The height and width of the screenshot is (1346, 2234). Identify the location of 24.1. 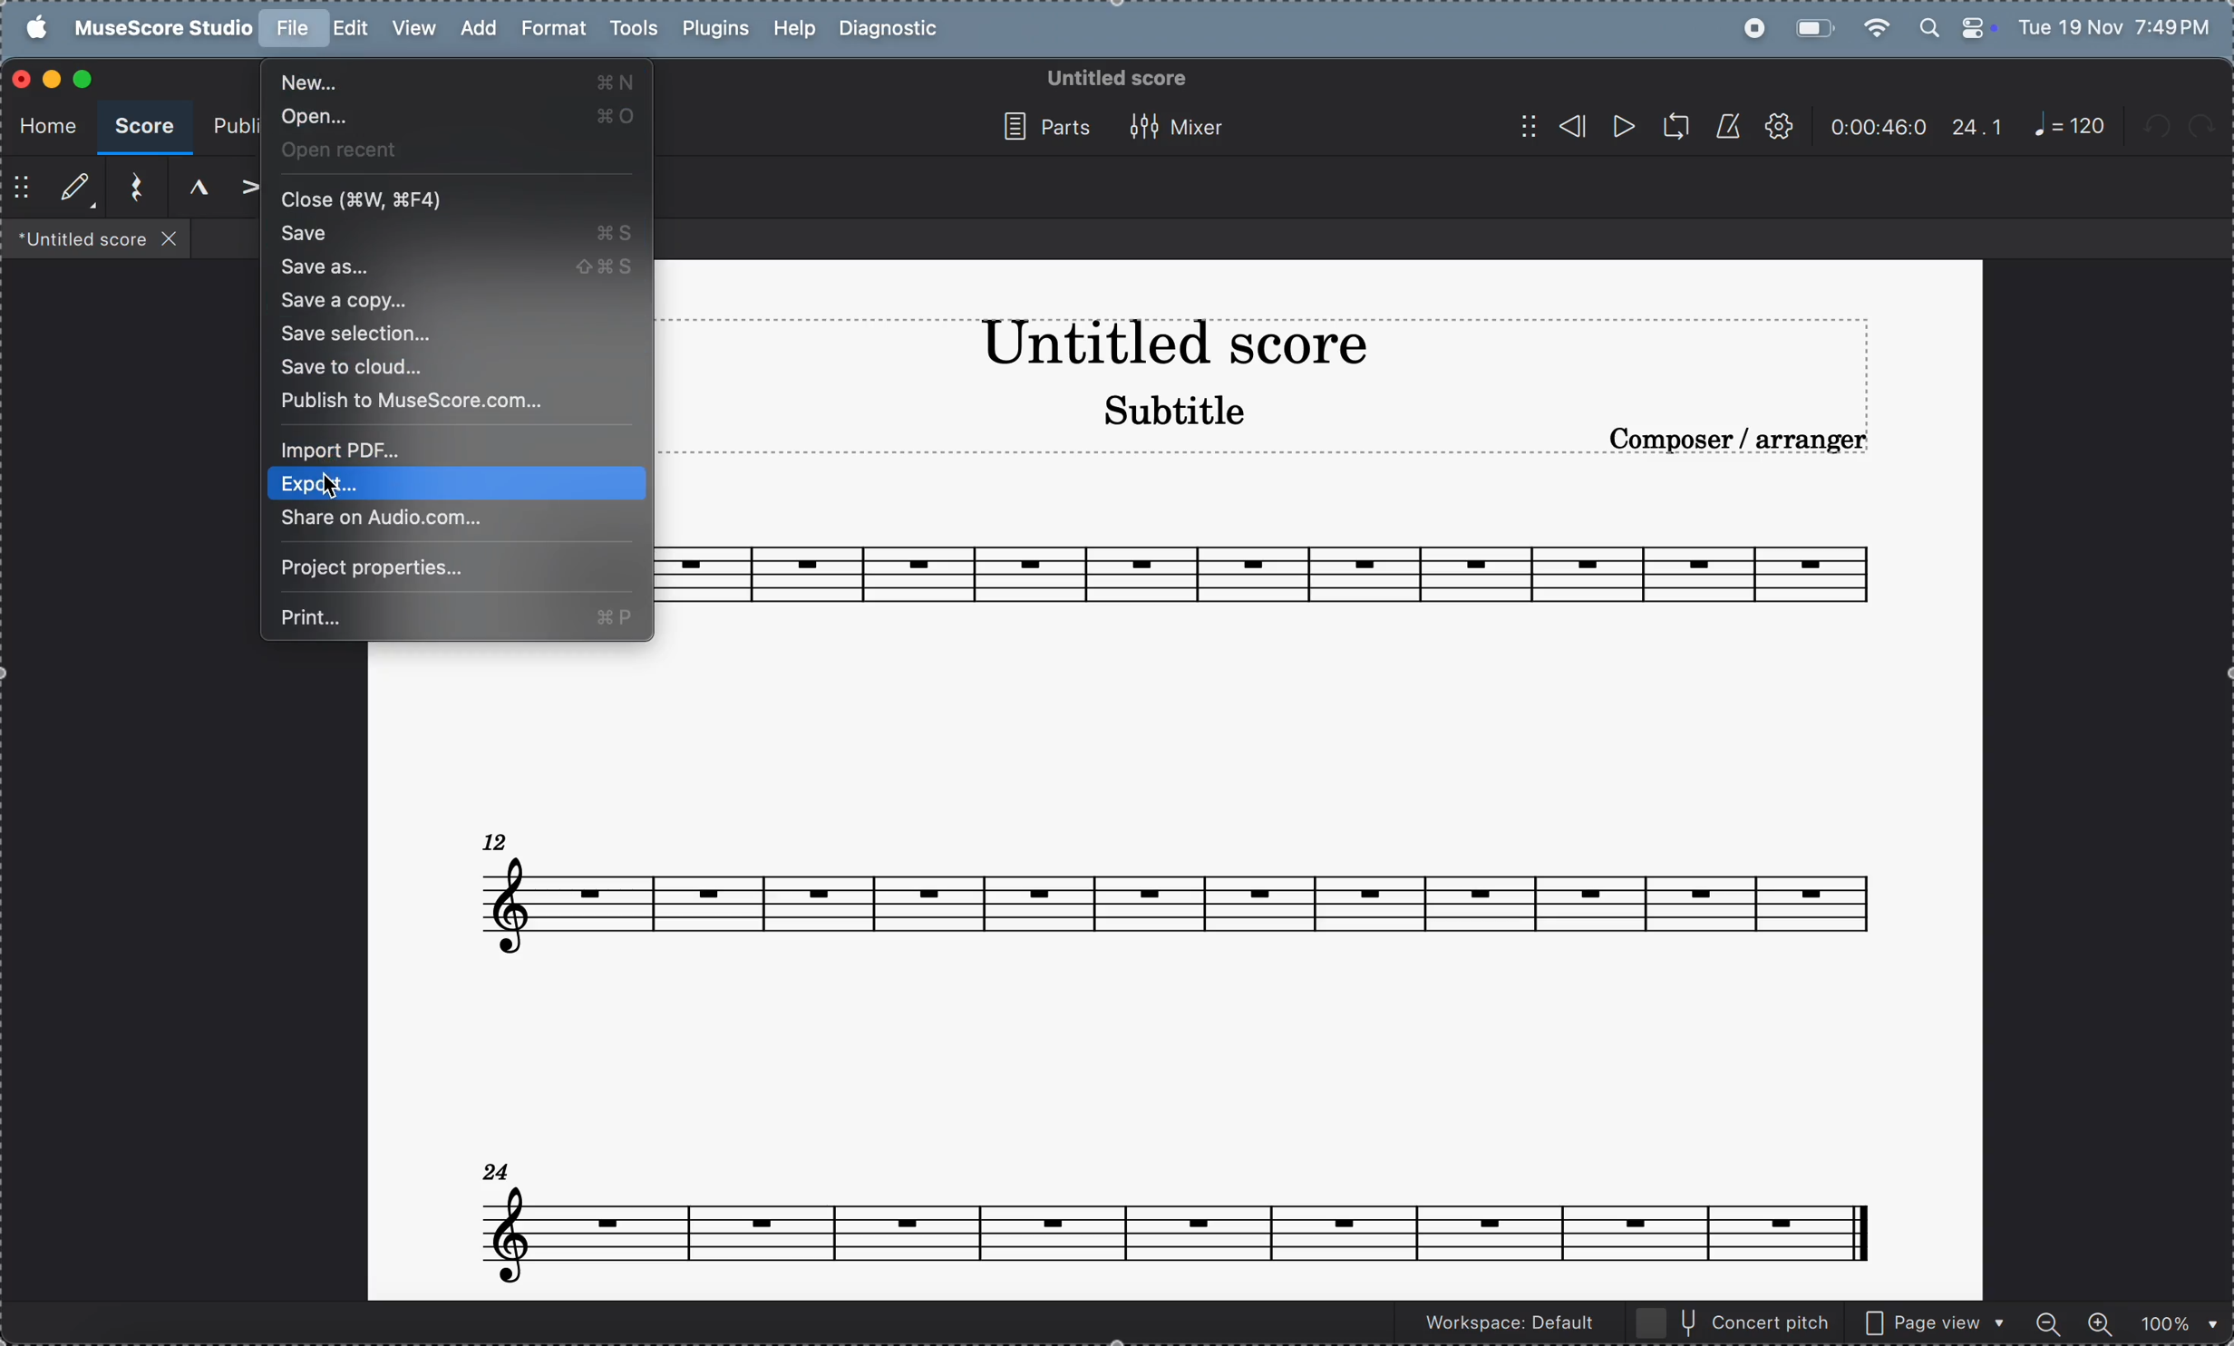
(1977, 127).